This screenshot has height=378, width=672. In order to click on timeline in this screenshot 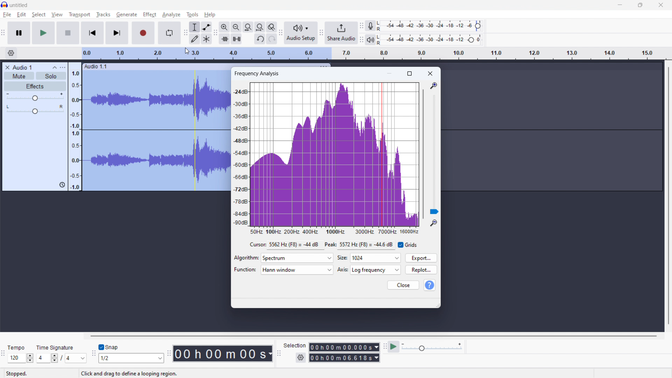, I will do `click(374, 54)`.